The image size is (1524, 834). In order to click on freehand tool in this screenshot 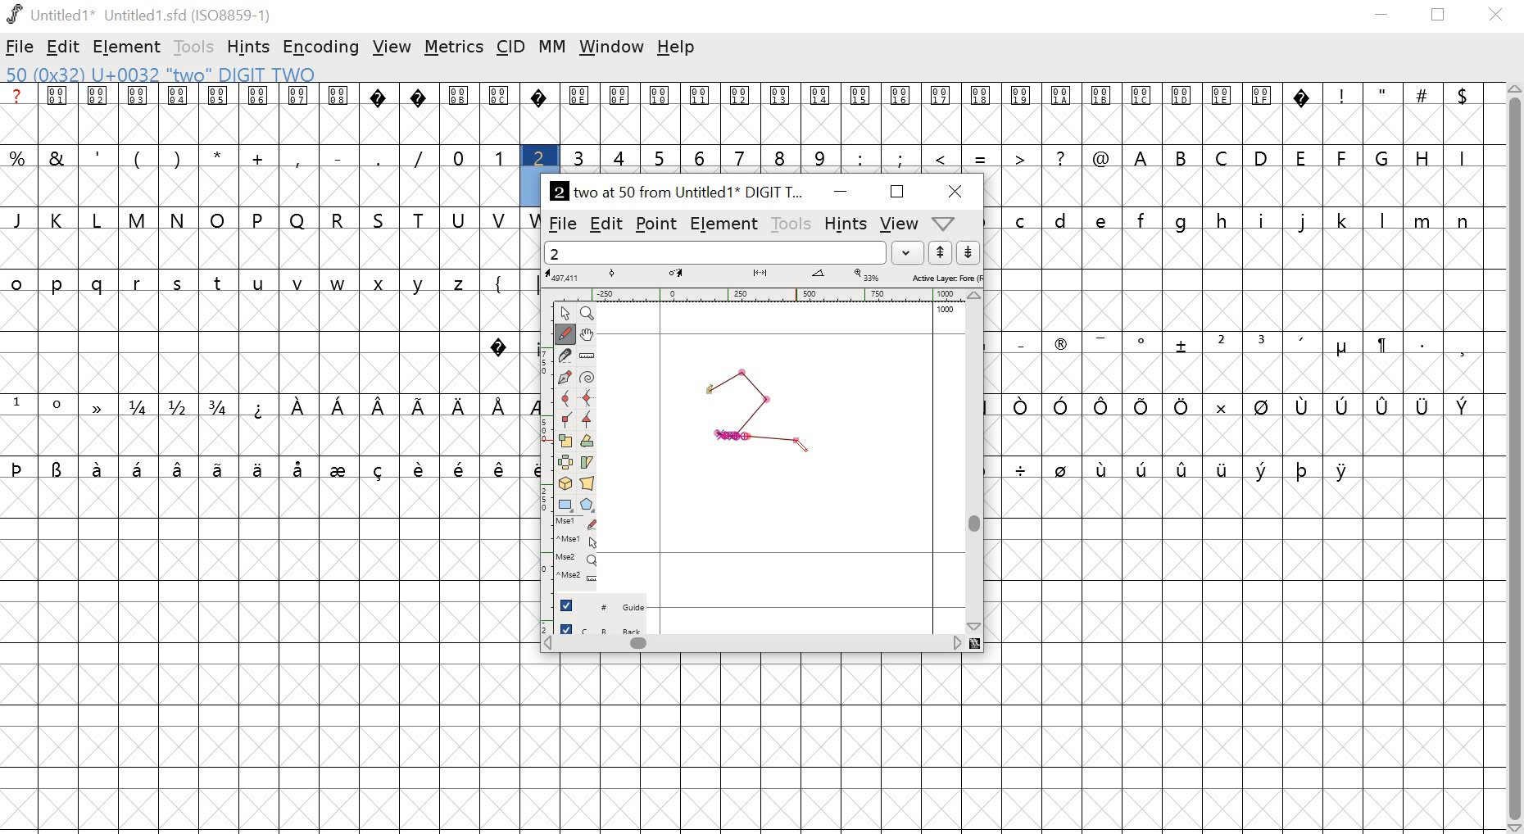, I will do `click(566, 334)`.